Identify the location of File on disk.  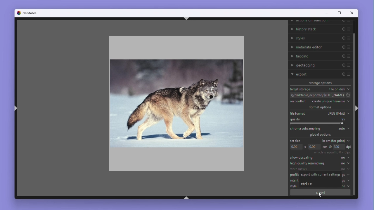
(340, 89).